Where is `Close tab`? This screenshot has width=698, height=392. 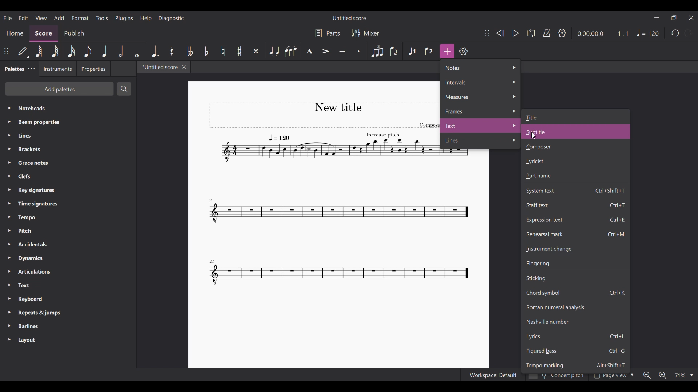 Close tab is located at coordinates (184, 67).